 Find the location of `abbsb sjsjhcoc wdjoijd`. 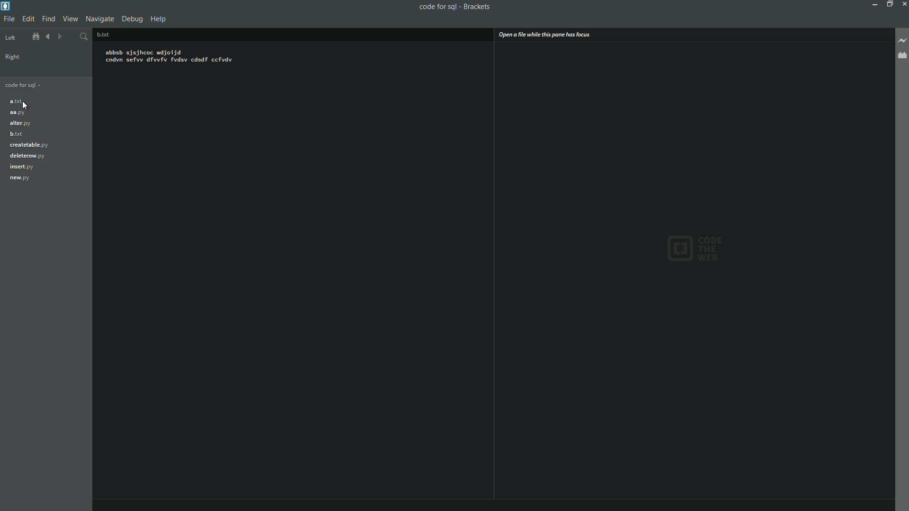

abbsb sjsjhcoc wdjoijd is located at coordinates (147, 51).